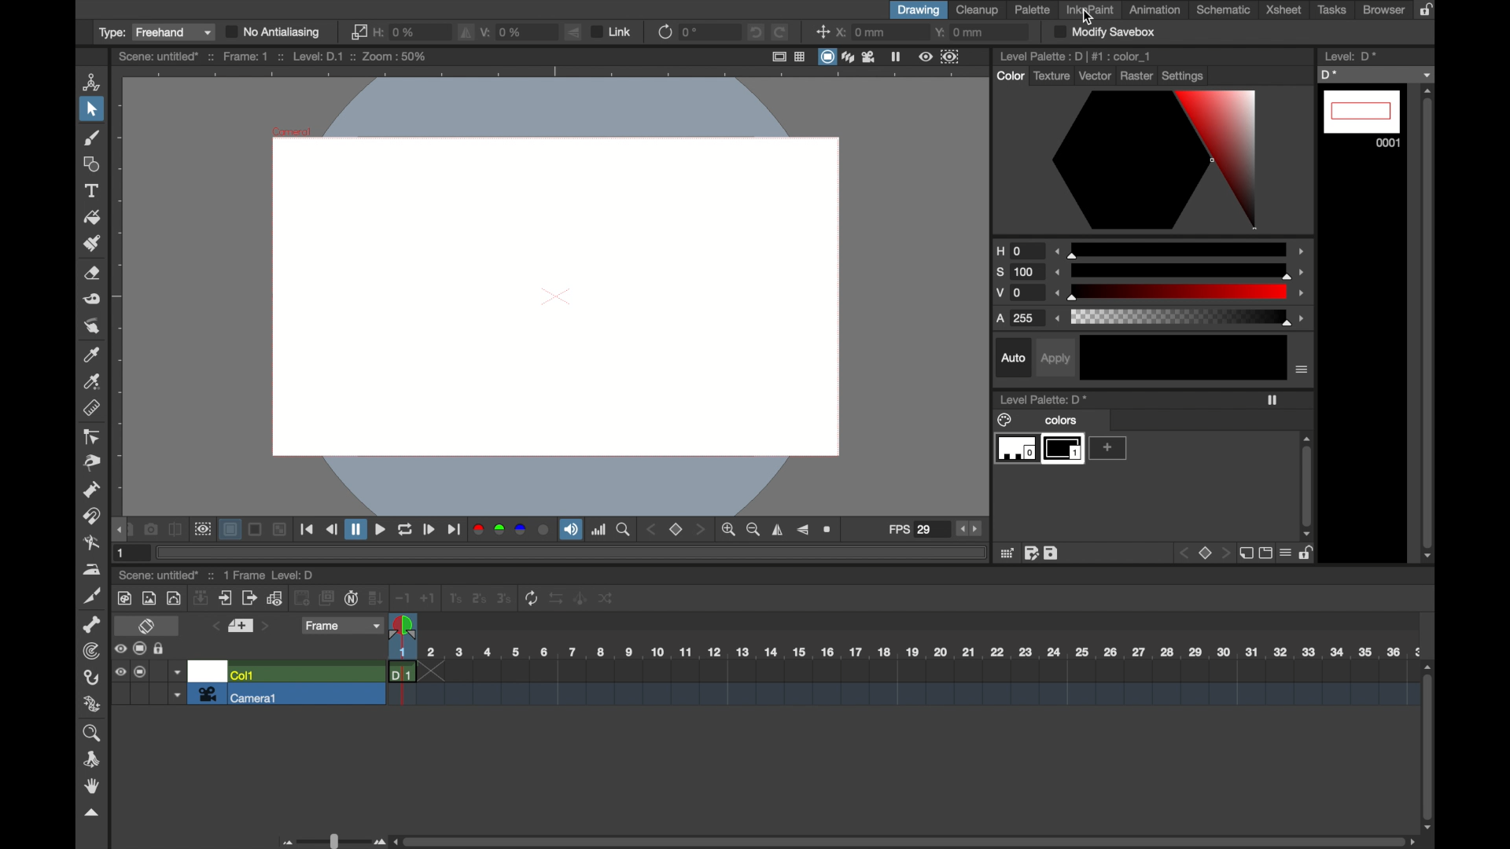 This screenshot has height=849, width=1510. I want to click on zoom, so click(94, 733).